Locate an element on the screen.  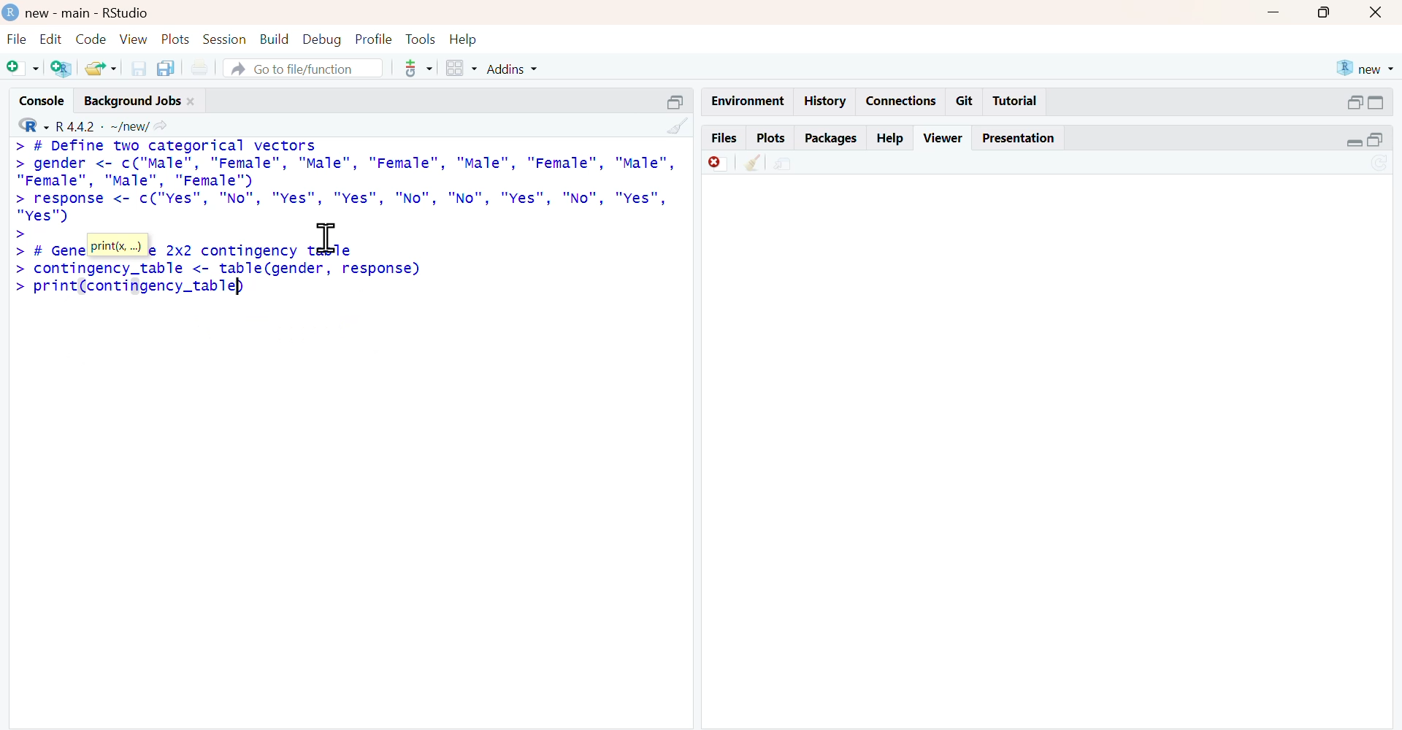
new is located at coordinates (1367, 69).